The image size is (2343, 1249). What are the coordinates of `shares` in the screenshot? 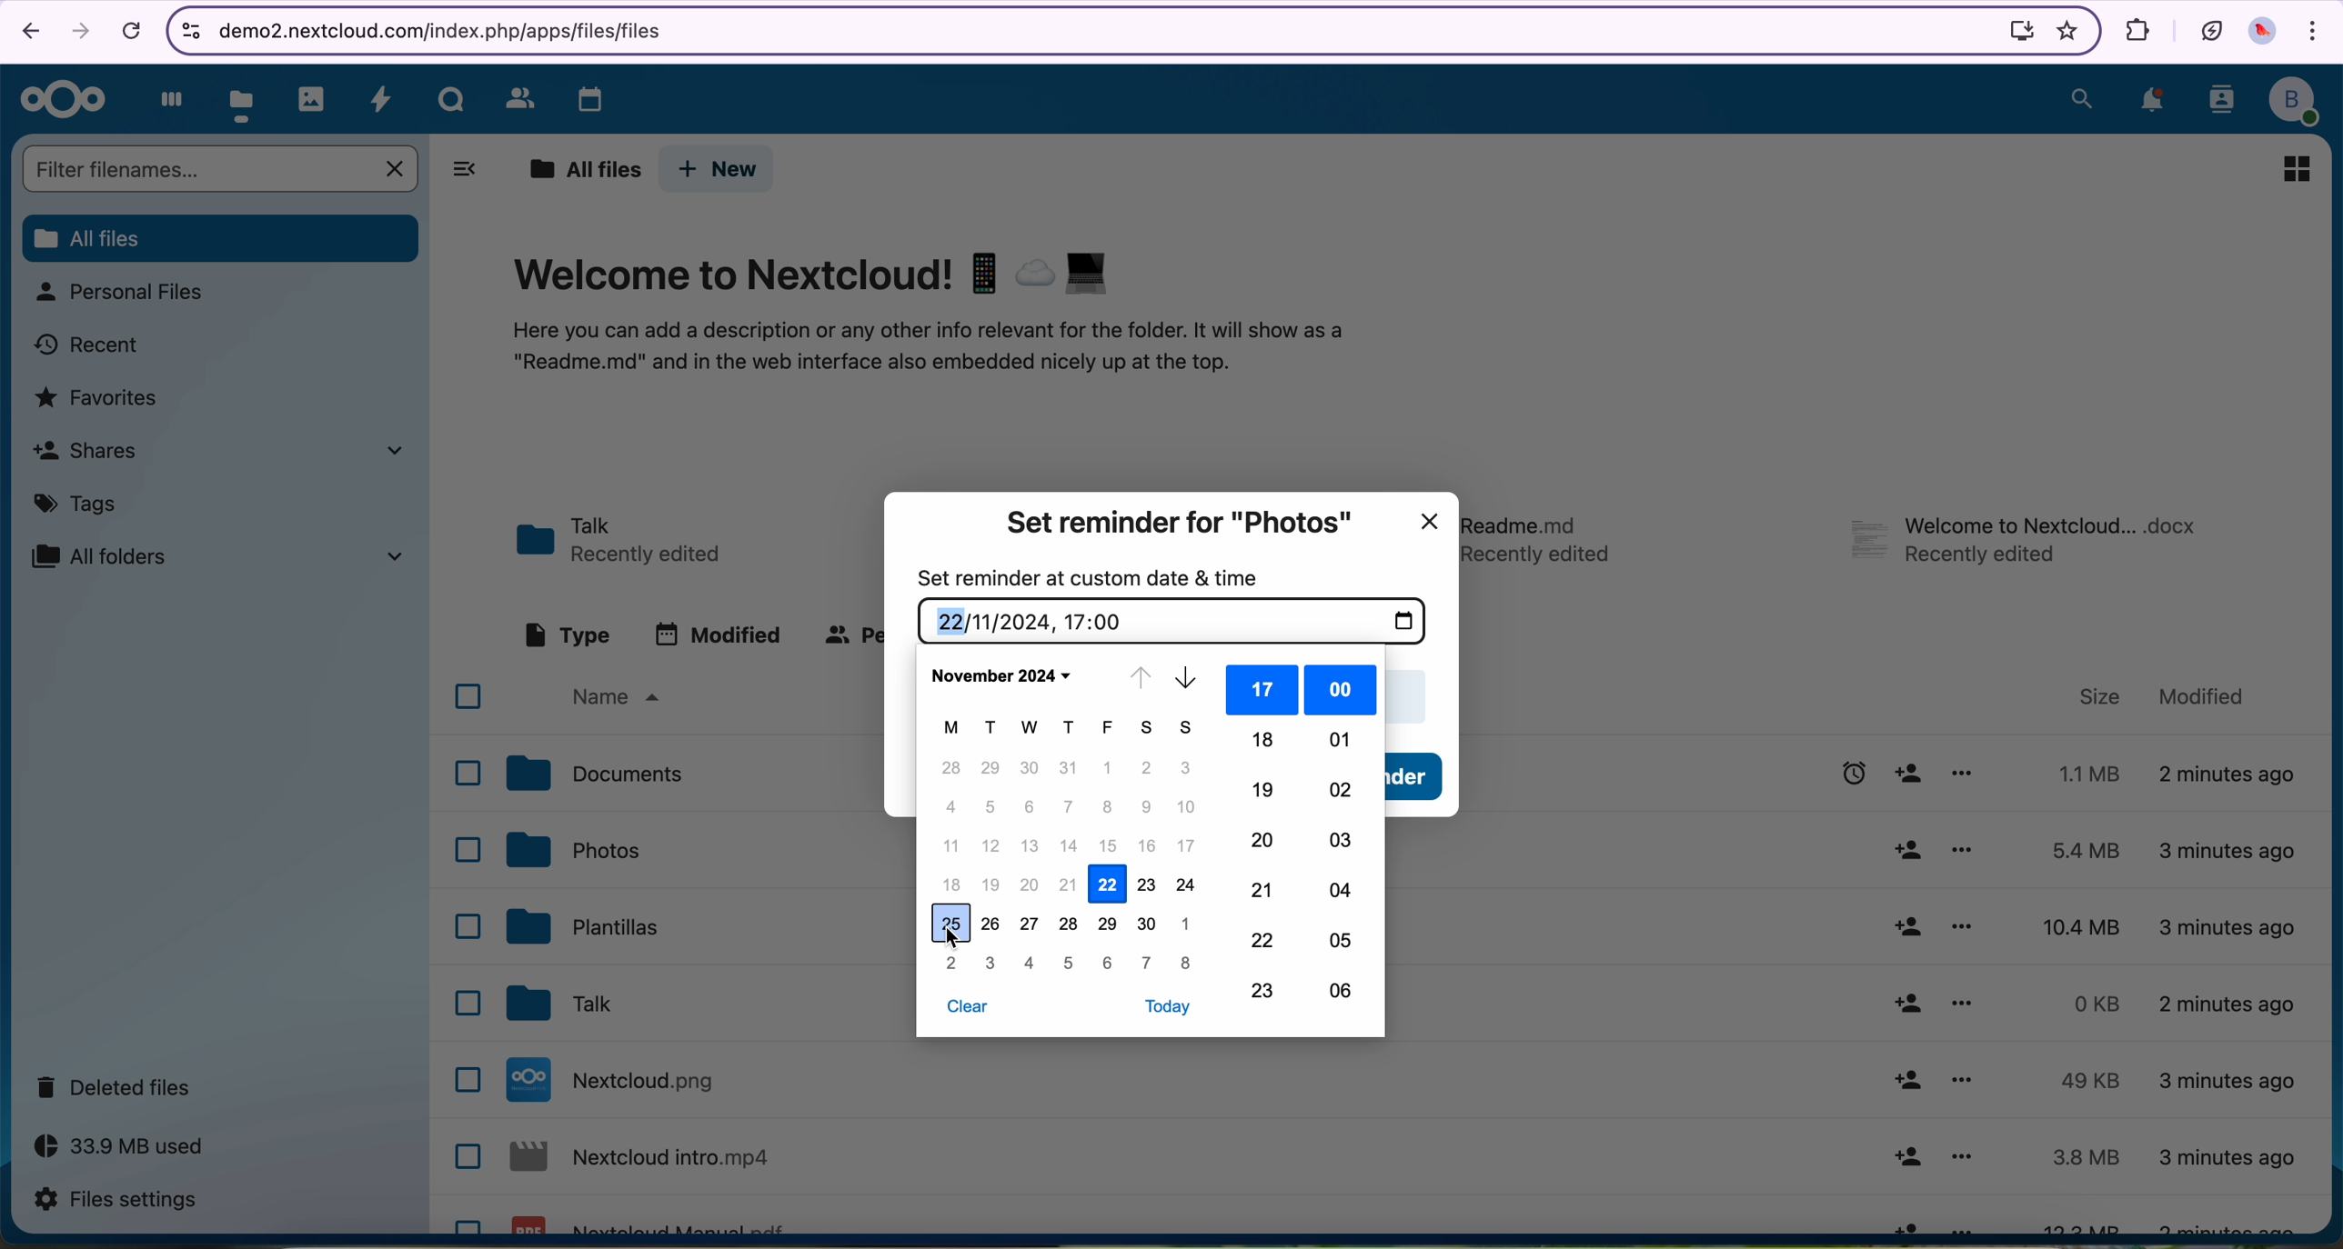 It's located at (228, 455).